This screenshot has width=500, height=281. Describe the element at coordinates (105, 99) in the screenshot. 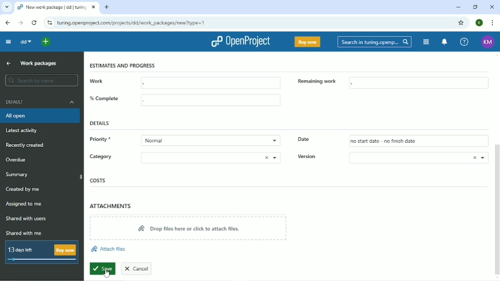

I see `%complete` at that location.